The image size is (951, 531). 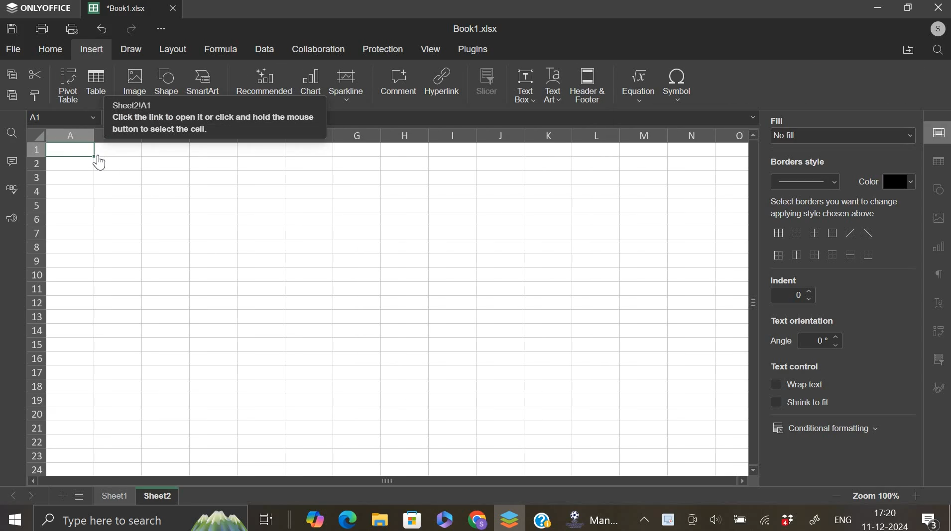 What do you see at coordinates (487, 81) in the screenshot?
I see `slicer` at bounding box center [487, 81].